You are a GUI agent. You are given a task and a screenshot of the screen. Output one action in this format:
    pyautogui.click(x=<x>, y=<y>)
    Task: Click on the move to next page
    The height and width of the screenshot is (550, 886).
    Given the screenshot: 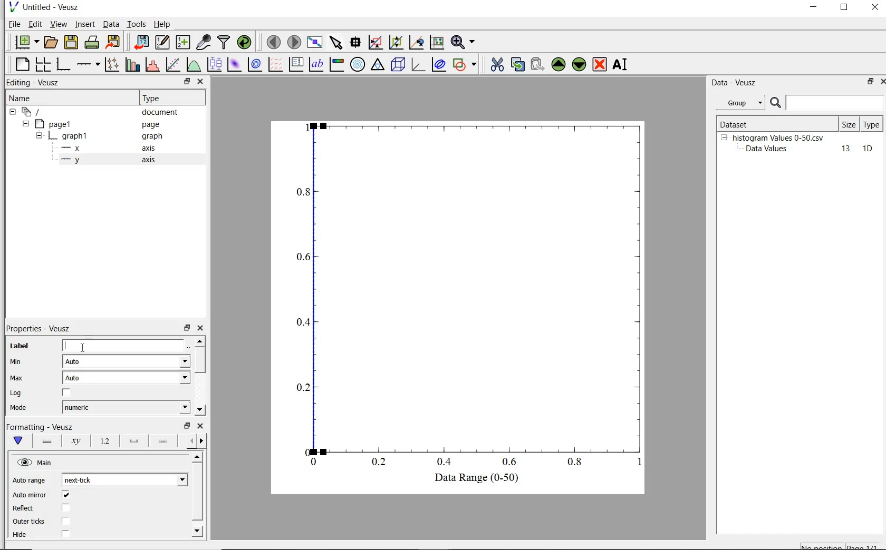 What is the action you would take?
    pyautogui.click(x=295, y=42)
    